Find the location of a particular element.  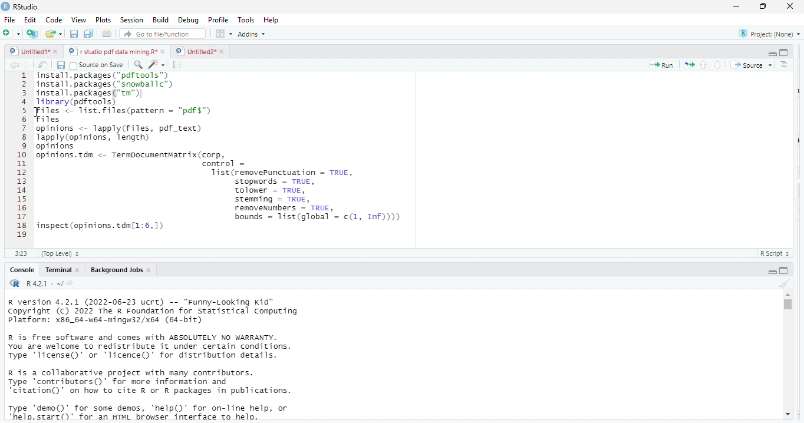

find /replace is located at coordinates (138, 64).